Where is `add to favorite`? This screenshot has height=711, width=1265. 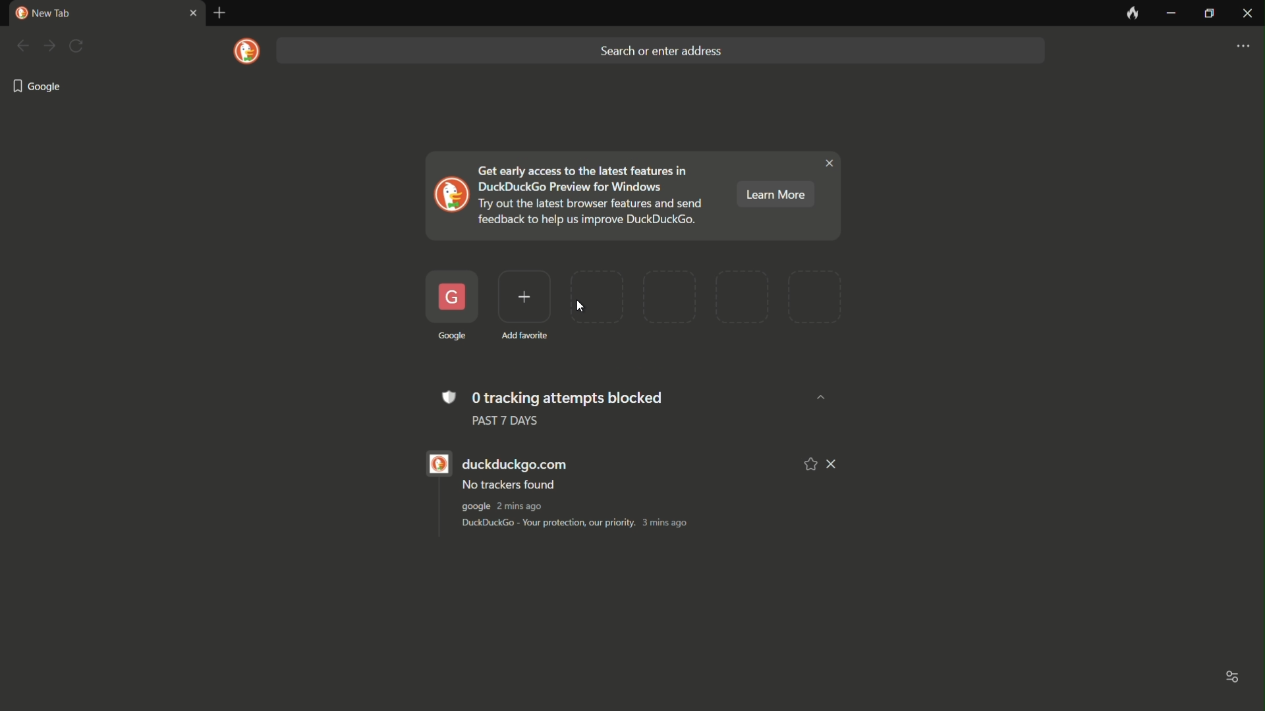
add to favorite is located at coordinates (810, 463).